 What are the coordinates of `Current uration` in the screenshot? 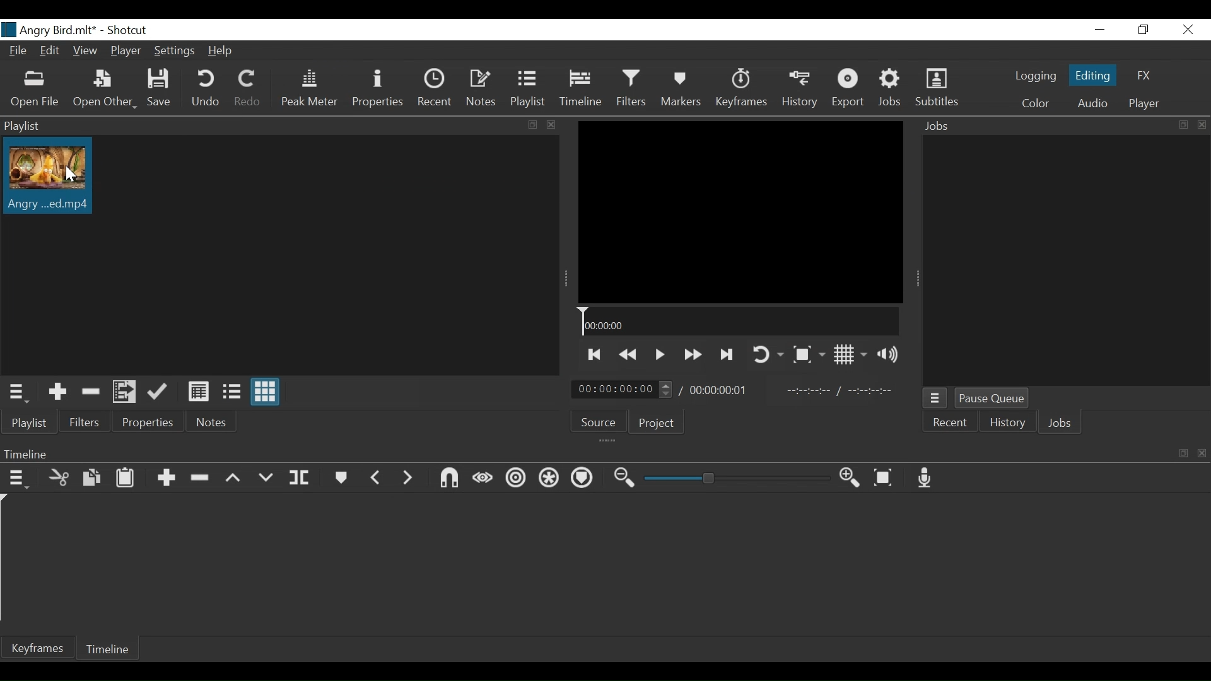 It's located at (623, 388).